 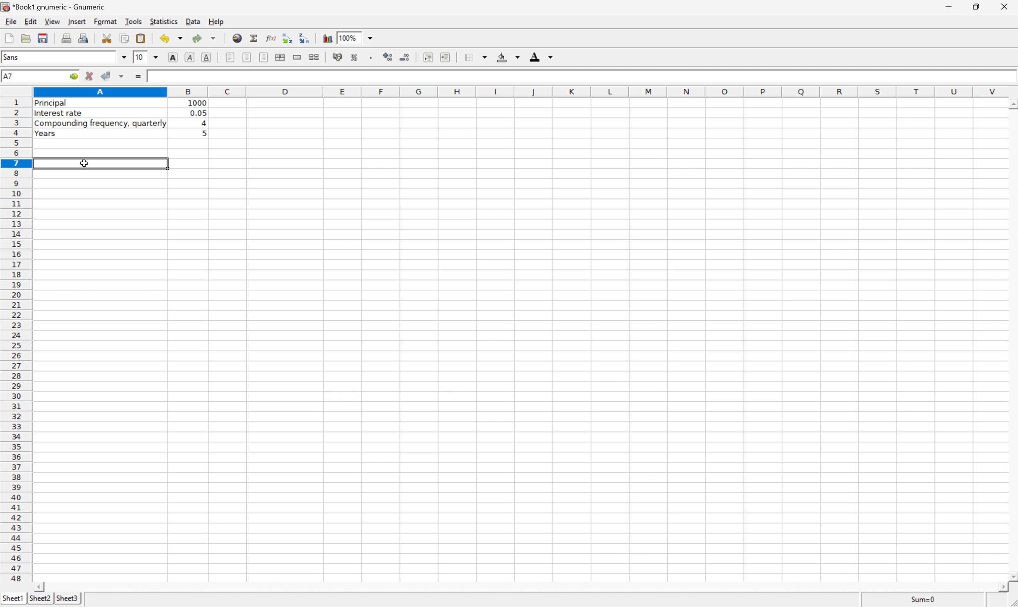 I want to click on center horizontally, so click(x=281, y=57).